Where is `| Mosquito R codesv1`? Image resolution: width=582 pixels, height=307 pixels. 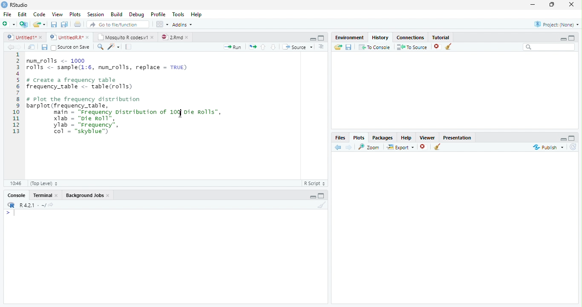 | Mosquito R codesv1 is located at coordinates (125, 37).